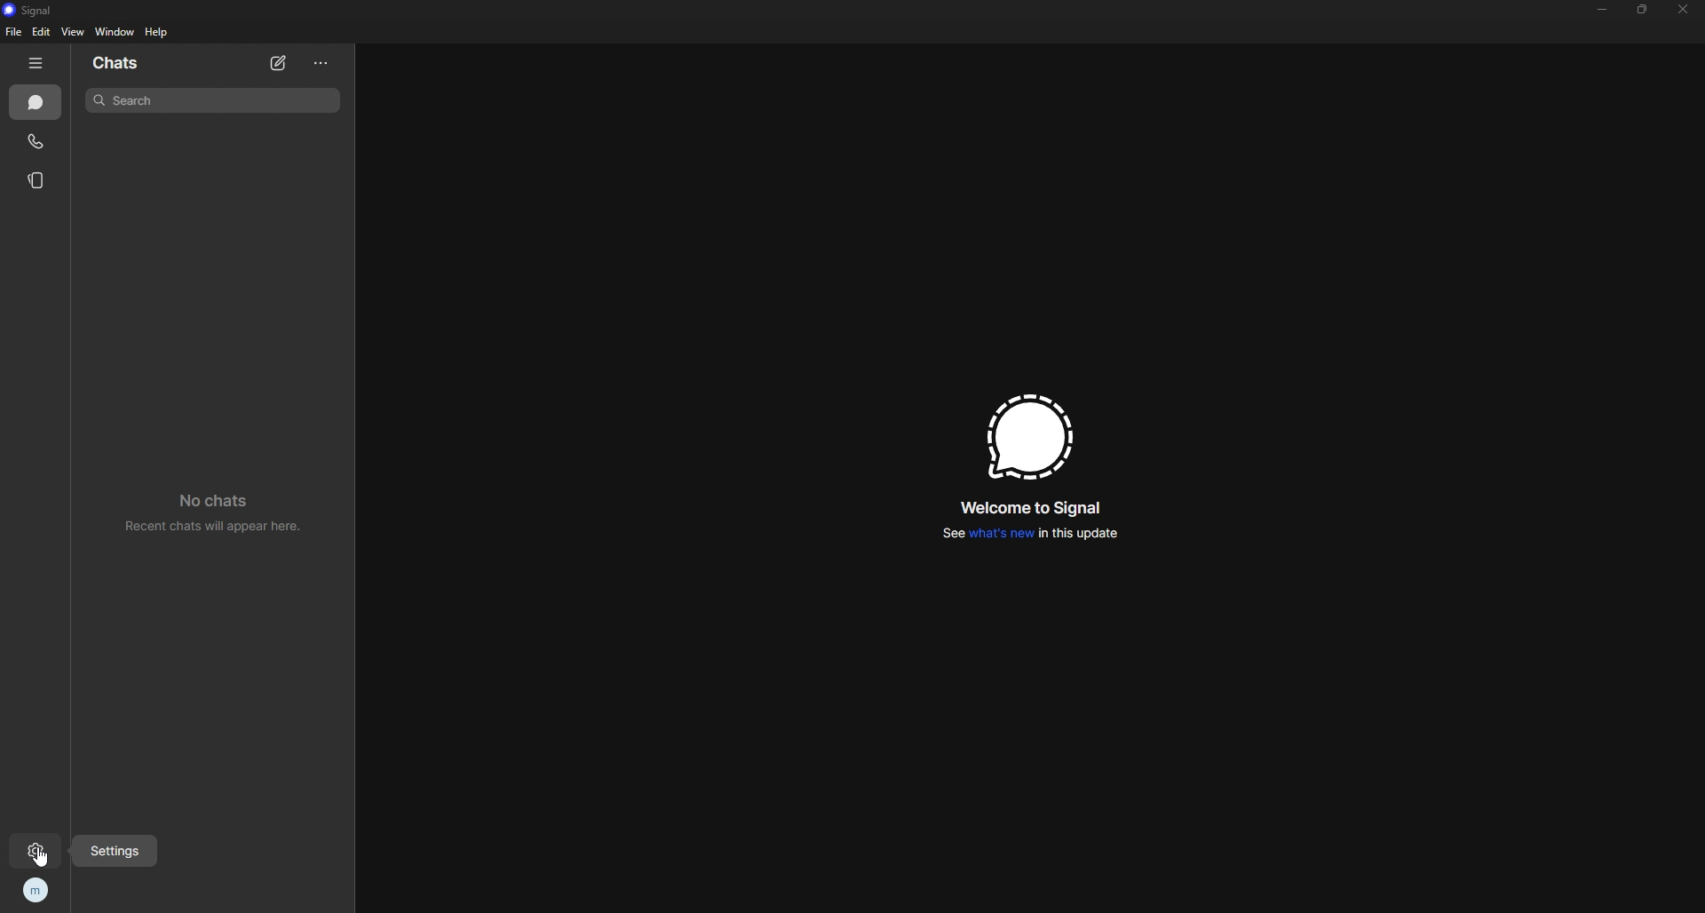 The width and height of the screenshot is (1705, 913). Describe the element at coordinates (36, 103) in the screenshot. I see `chats` at that location.